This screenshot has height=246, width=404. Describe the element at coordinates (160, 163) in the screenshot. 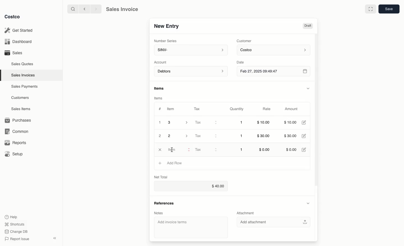

I see `Add` at that location.